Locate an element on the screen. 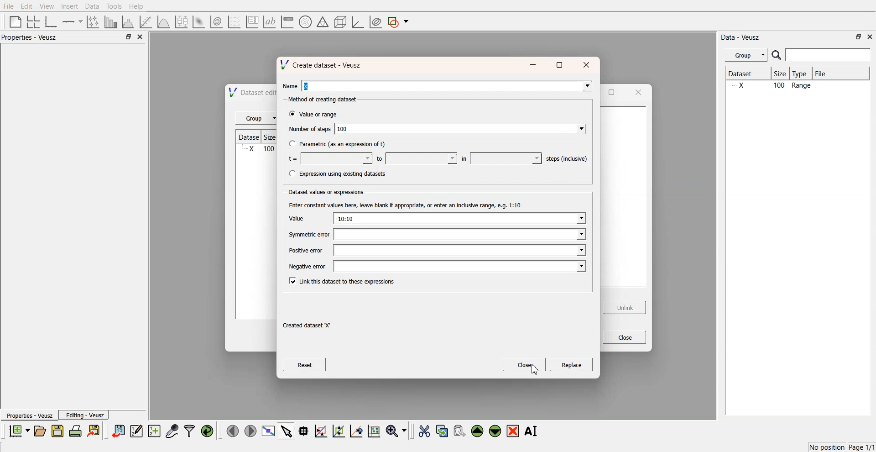  Create is located at coordinates (572, 365).